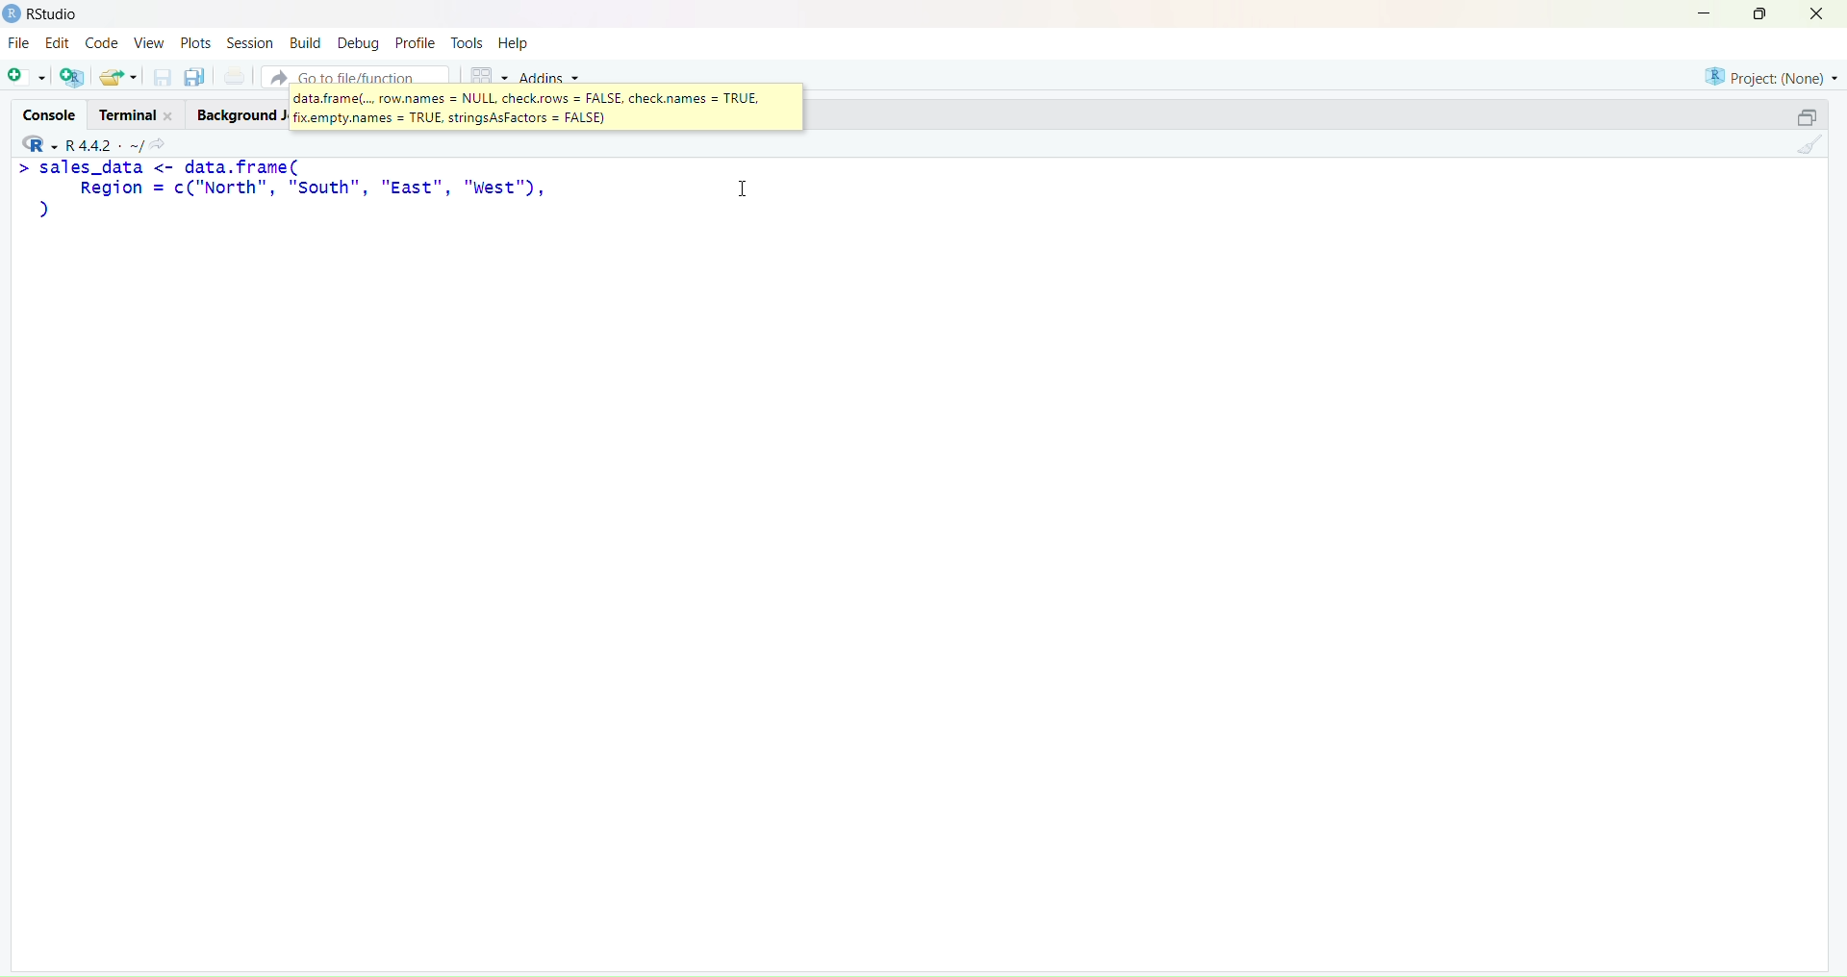 This screenshot has width=1847, height=977. What do you see at coordinates (354, 74) in the screenshot?
I see `Go to file/function` at bounding box center [354, 74].